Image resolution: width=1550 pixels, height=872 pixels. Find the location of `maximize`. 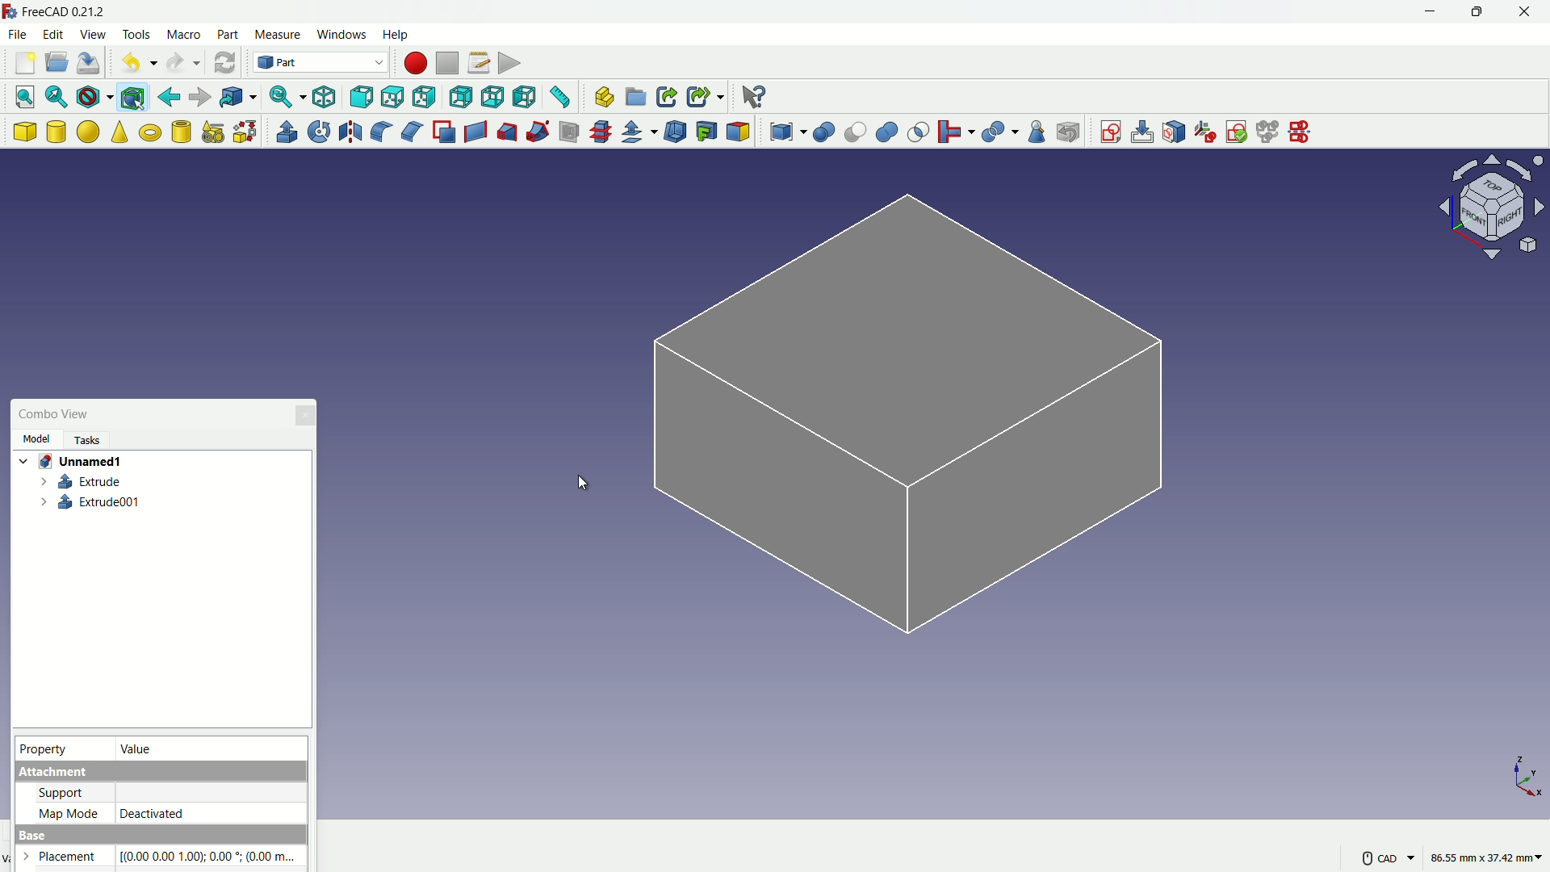

maximize is located at coordinates (1481, 13).